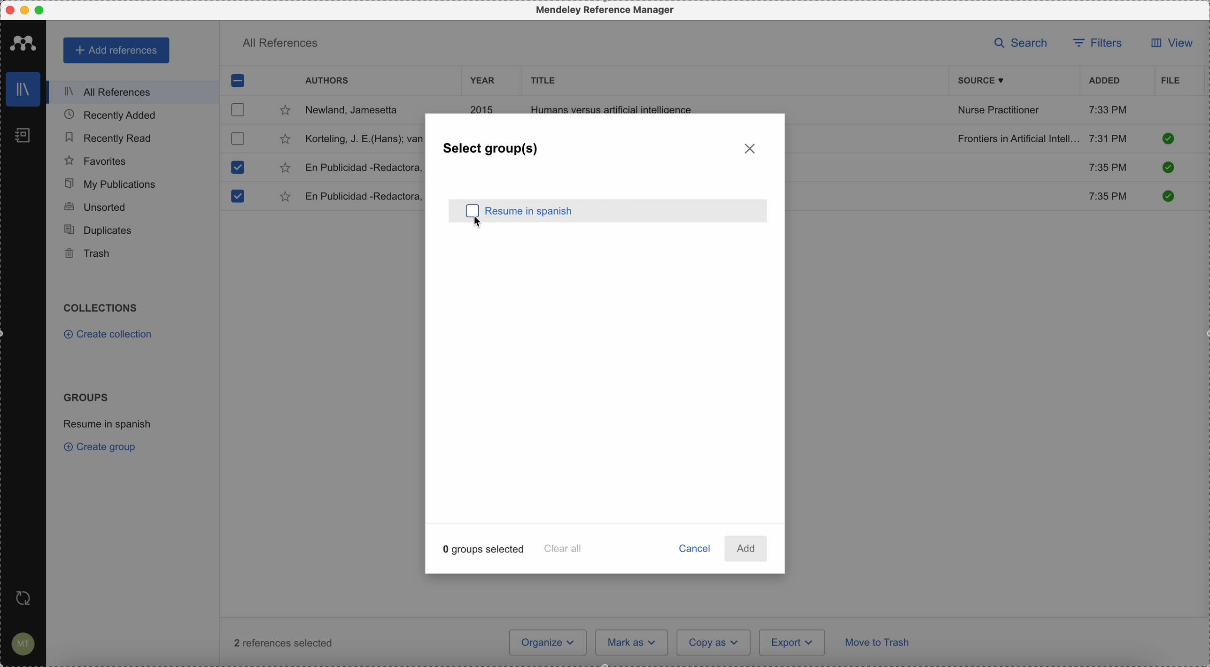 This screenshot has width=1210, height=667. What do you see at coordinates (21, 599) in the screenshot?
I see `last sync` at bounding box center [21, 599].